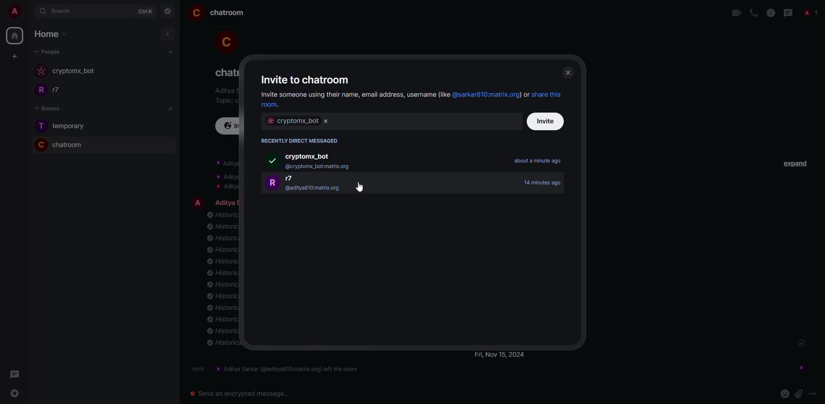 The height and width of the screenshot is (404, 825). Describe the element at coordinates (307, 79) in the screenshot. I see `invite to chatroom` at that location.